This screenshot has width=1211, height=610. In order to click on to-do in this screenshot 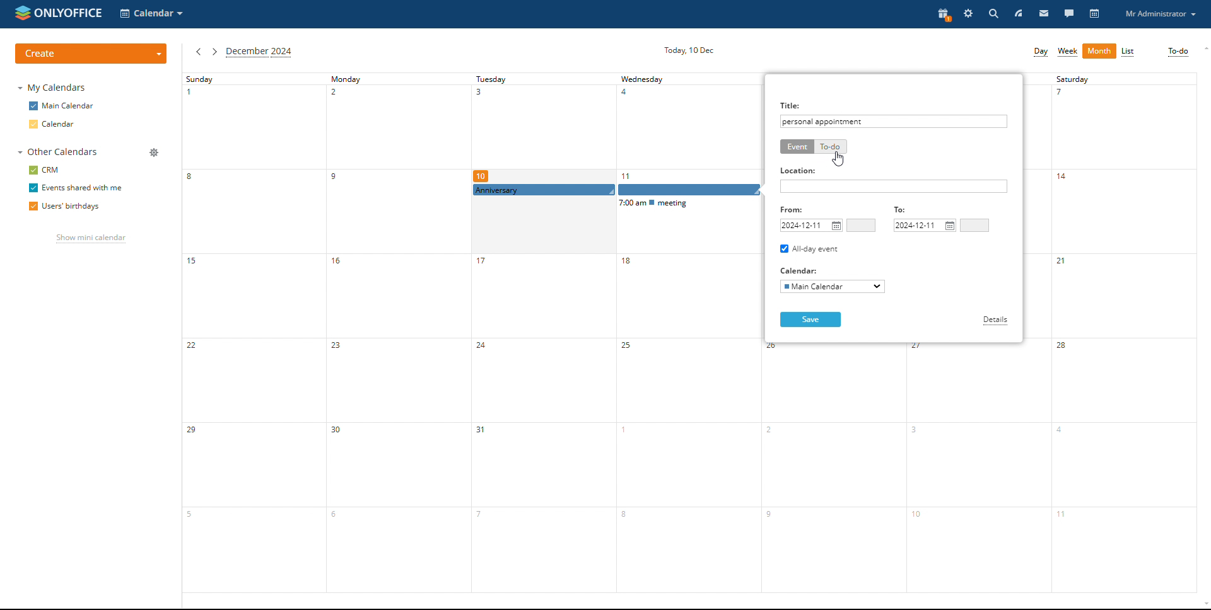, I will do `click(1178, 52)`.